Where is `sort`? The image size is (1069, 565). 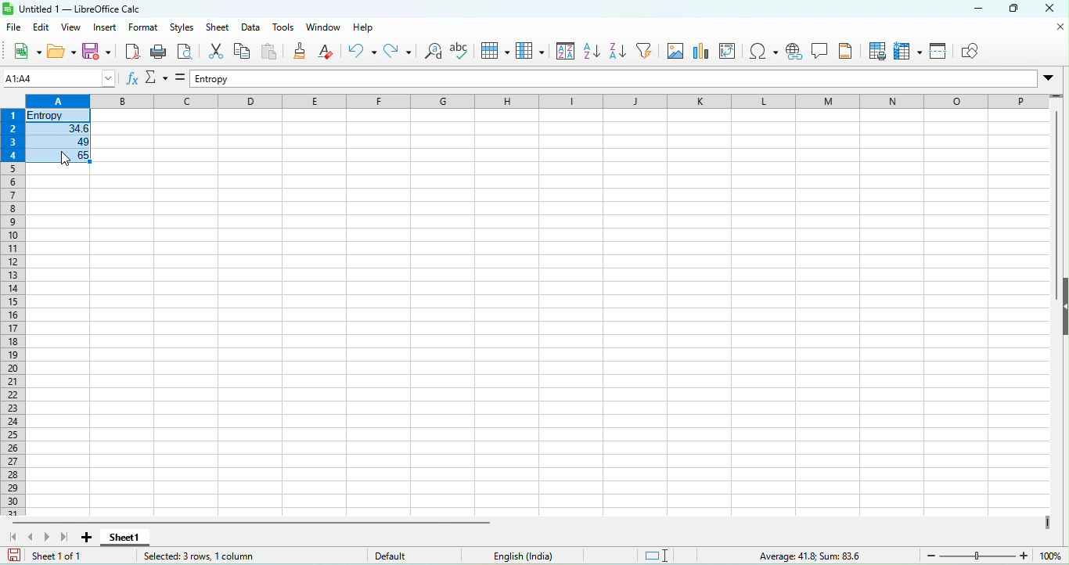 sort is located at coordinates (562, 51).